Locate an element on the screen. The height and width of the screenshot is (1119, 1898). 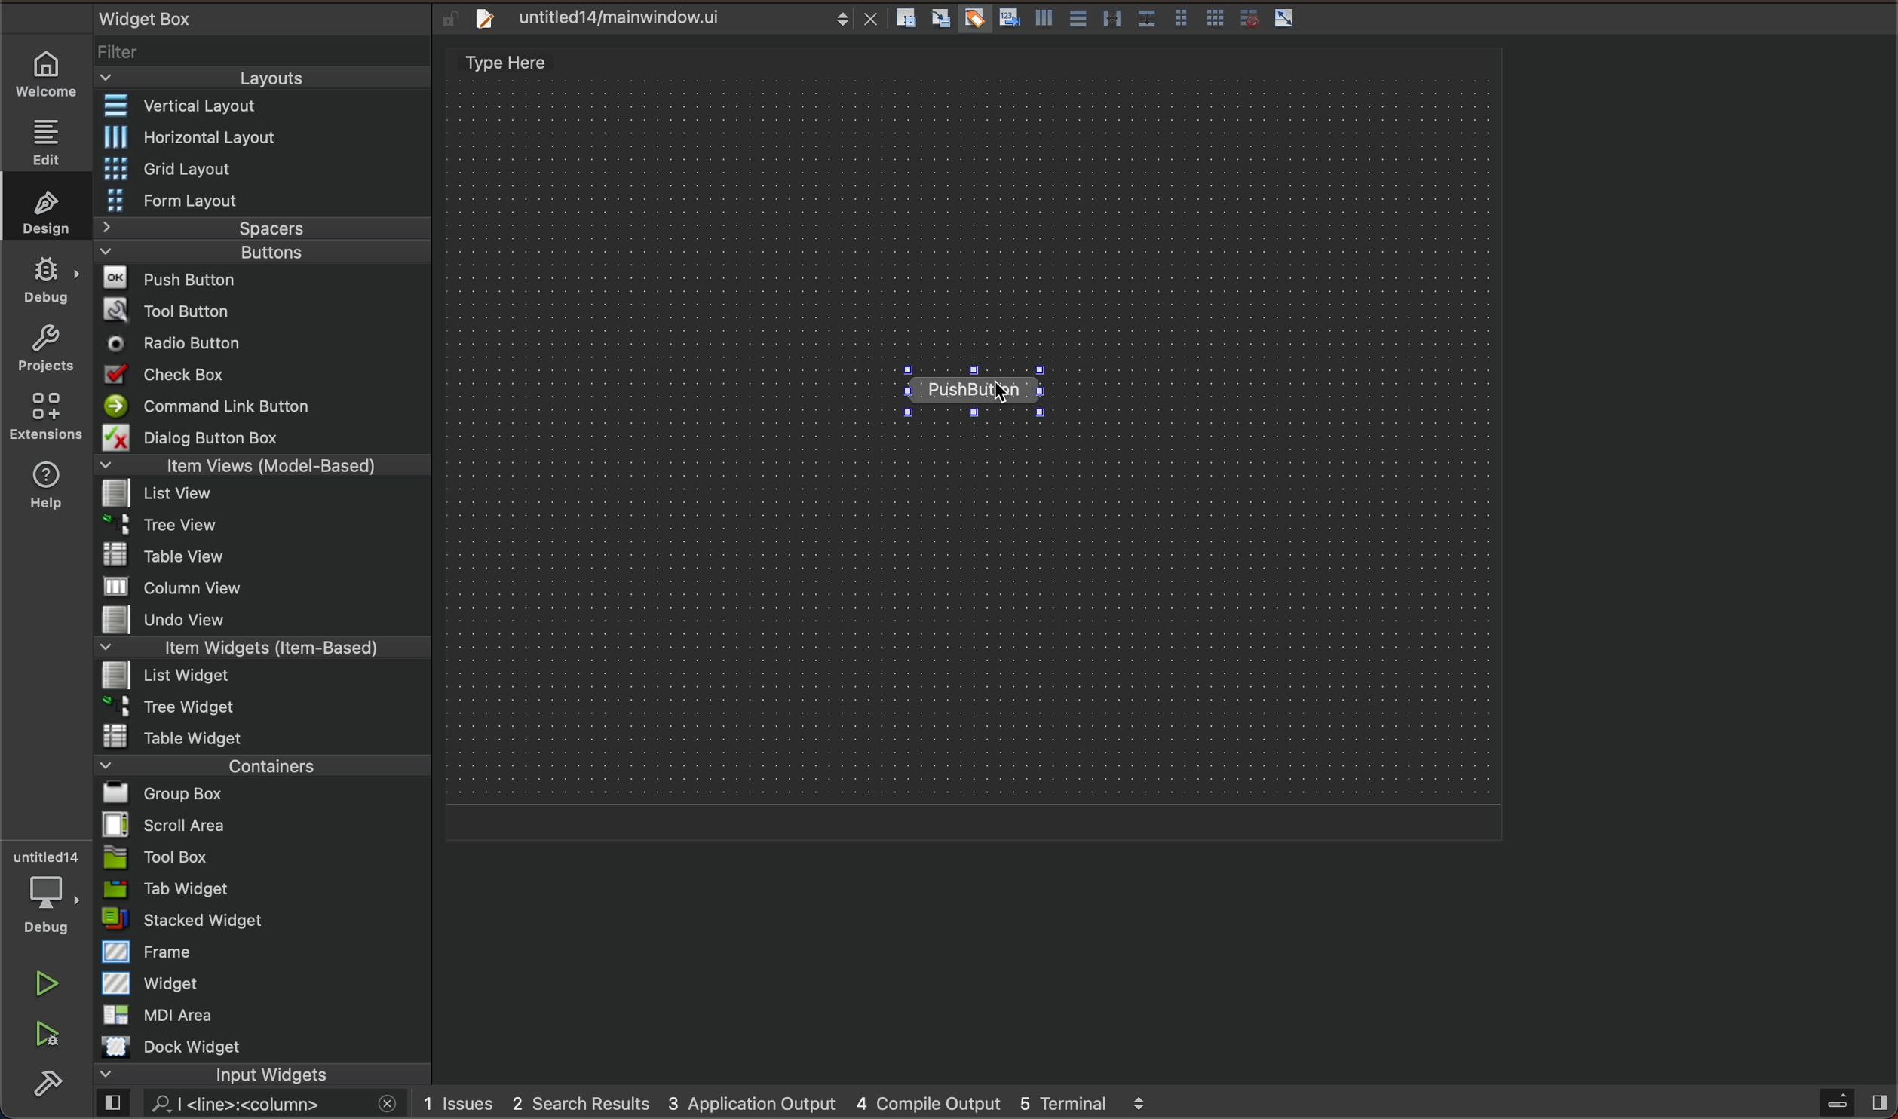
group box is located at coordinates (256, 798).